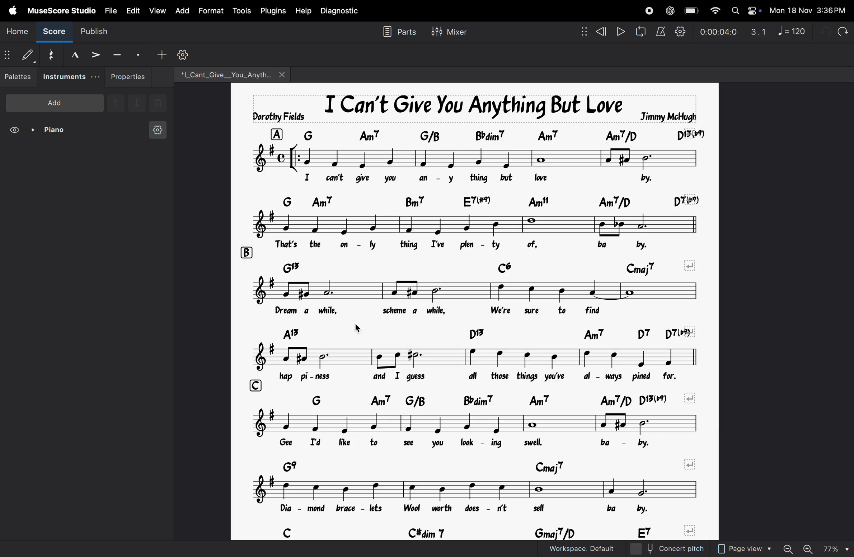 The image size is (854, 557). Describe the element at coordinates (160, 104) in the screenshot. I see `delete` at that location.